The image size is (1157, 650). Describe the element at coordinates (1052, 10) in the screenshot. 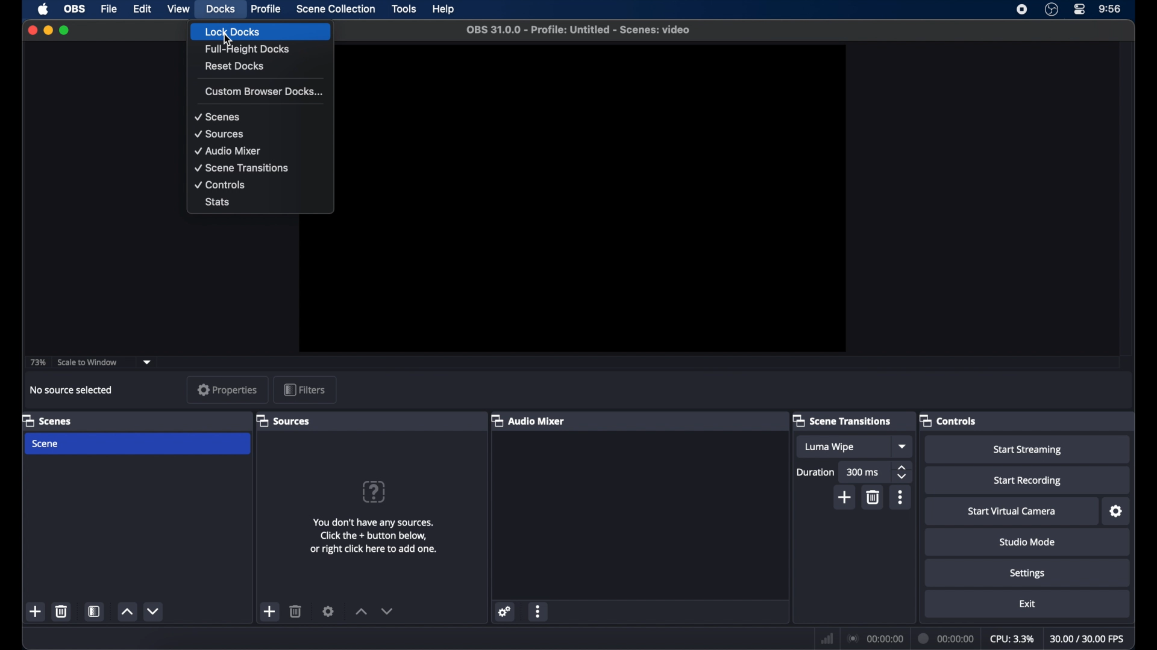

I see `obs studio` at that location.